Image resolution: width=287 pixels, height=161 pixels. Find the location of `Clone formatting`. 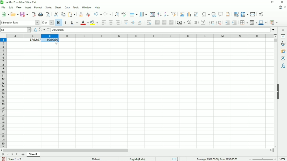

Clone formatting is located at coordinates (80, 15).